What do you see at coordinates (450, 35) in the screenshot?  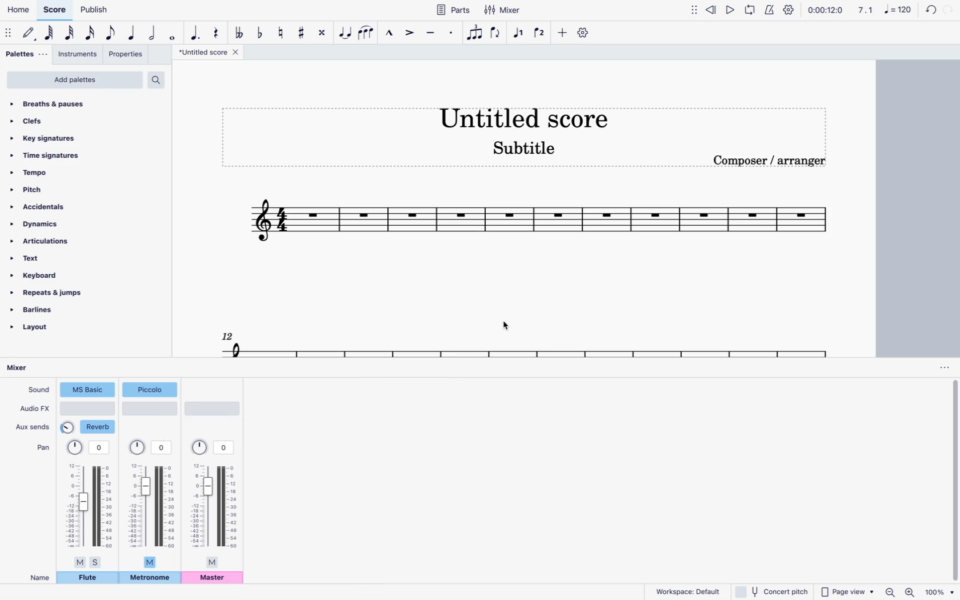 I see `staccato` at bounding box center [450, 35].